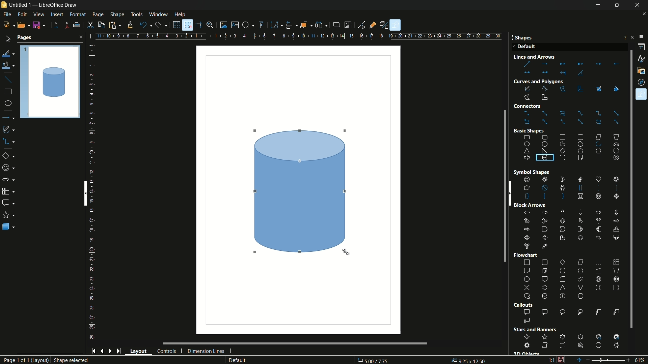 The image size is (648, 364). I want to click on scroll bar, so click(282, 343).